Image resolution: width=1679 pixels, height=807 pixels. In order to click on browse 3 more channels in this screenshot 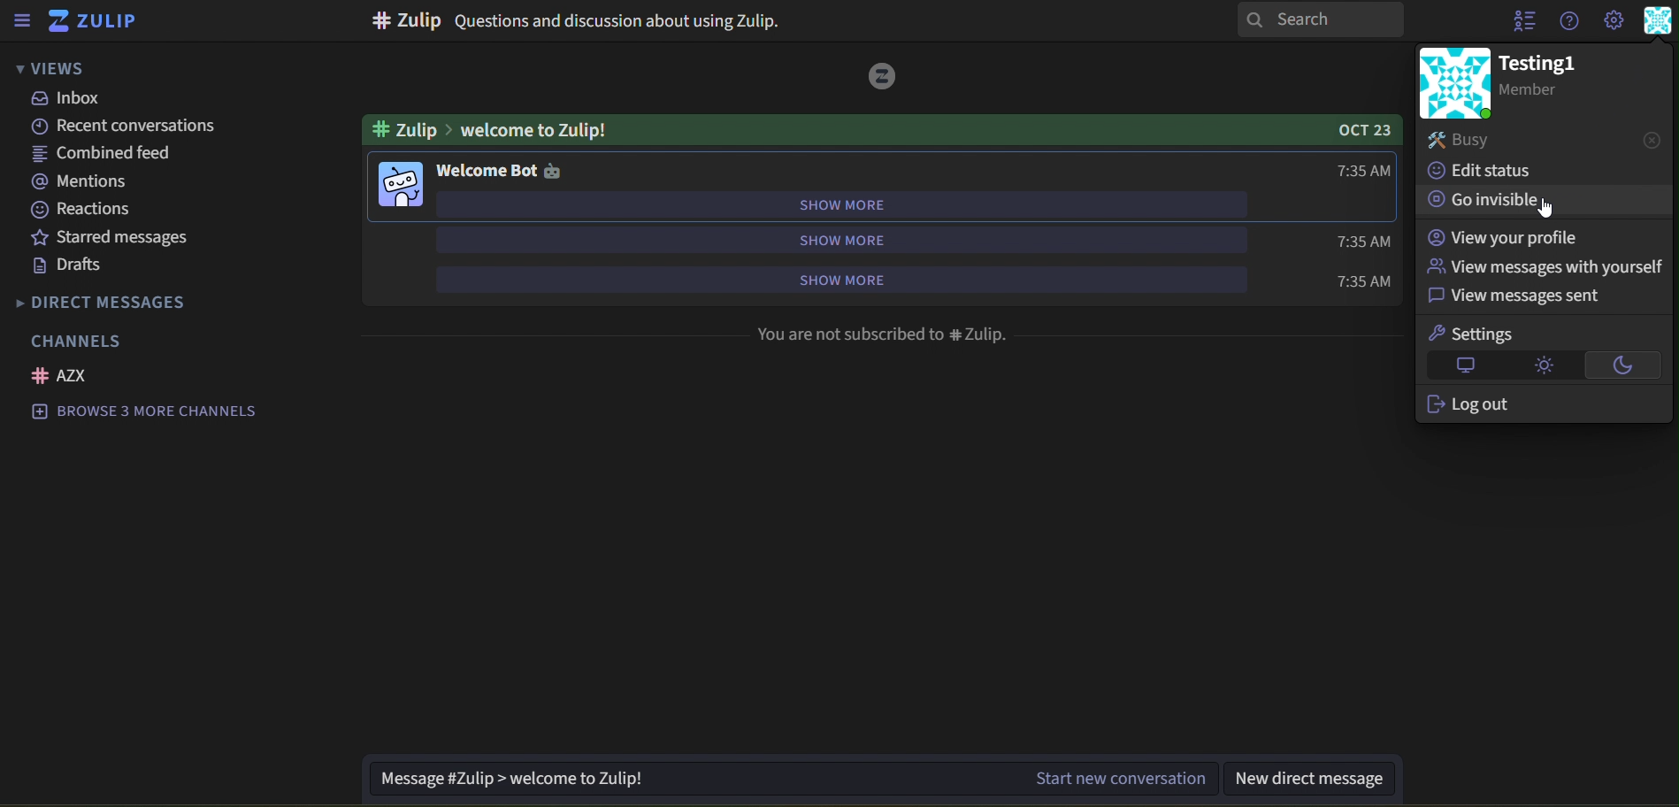, I will do `click(157, 412)`.